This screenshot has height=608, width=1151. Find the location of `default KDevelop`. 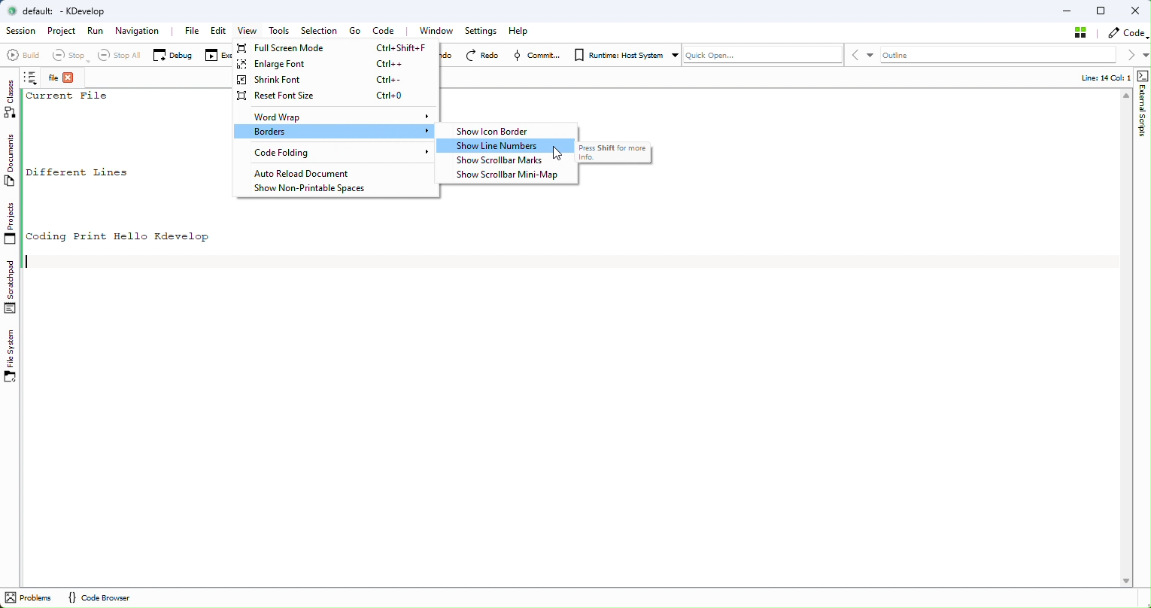

default KDevelop is located at coordinates (62, 11).